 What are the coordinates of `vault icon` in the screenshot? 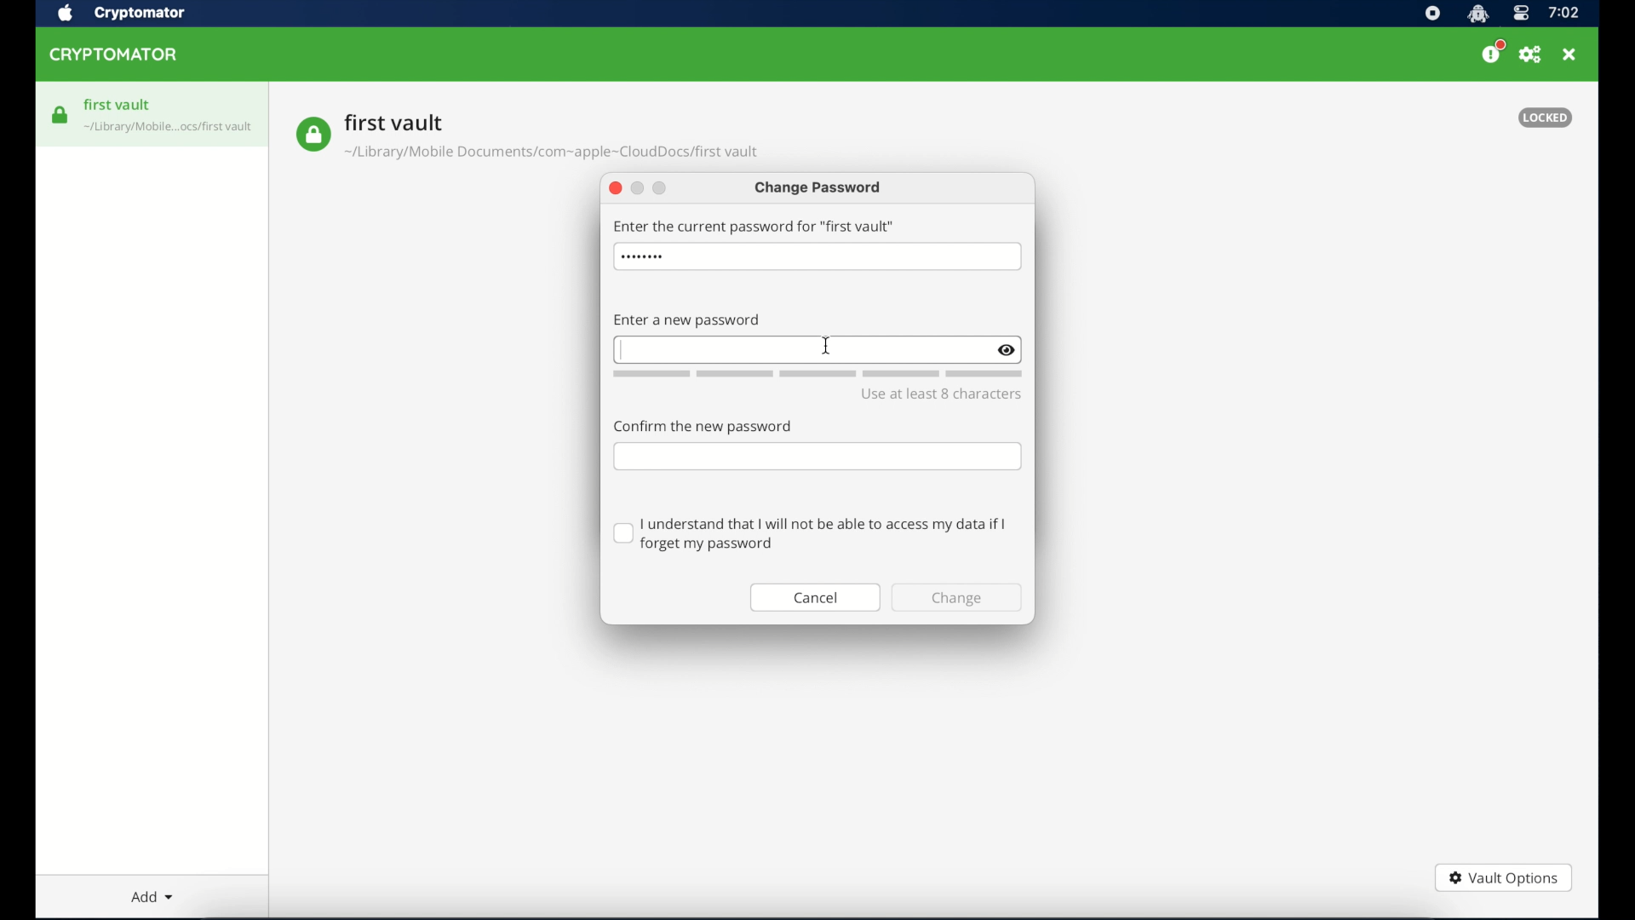 It's located at (313, 135).